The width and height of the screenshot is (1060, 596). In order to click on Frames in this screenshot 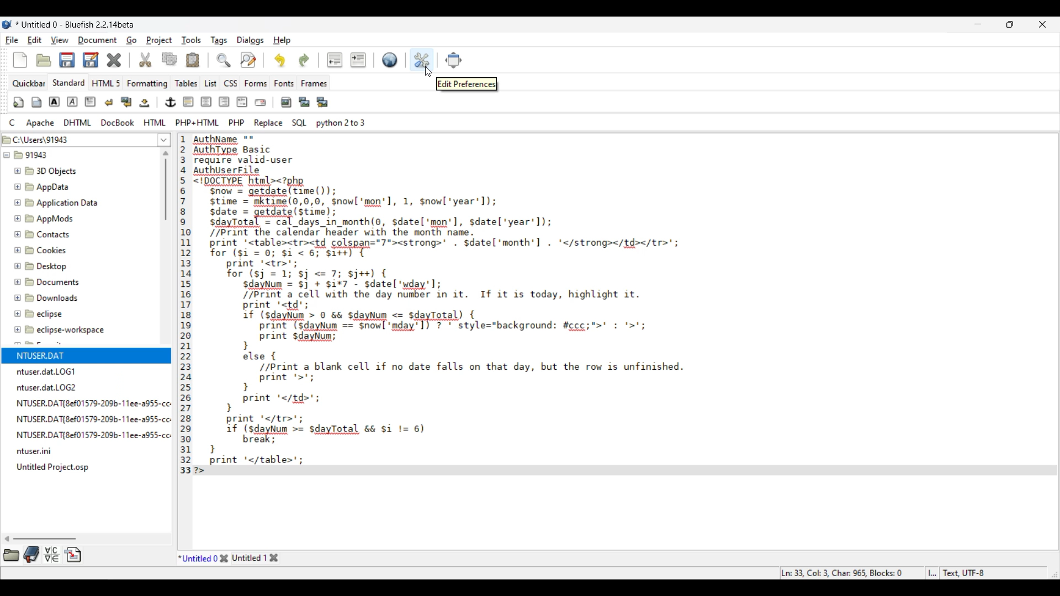, I will do `click(314, 83)`.